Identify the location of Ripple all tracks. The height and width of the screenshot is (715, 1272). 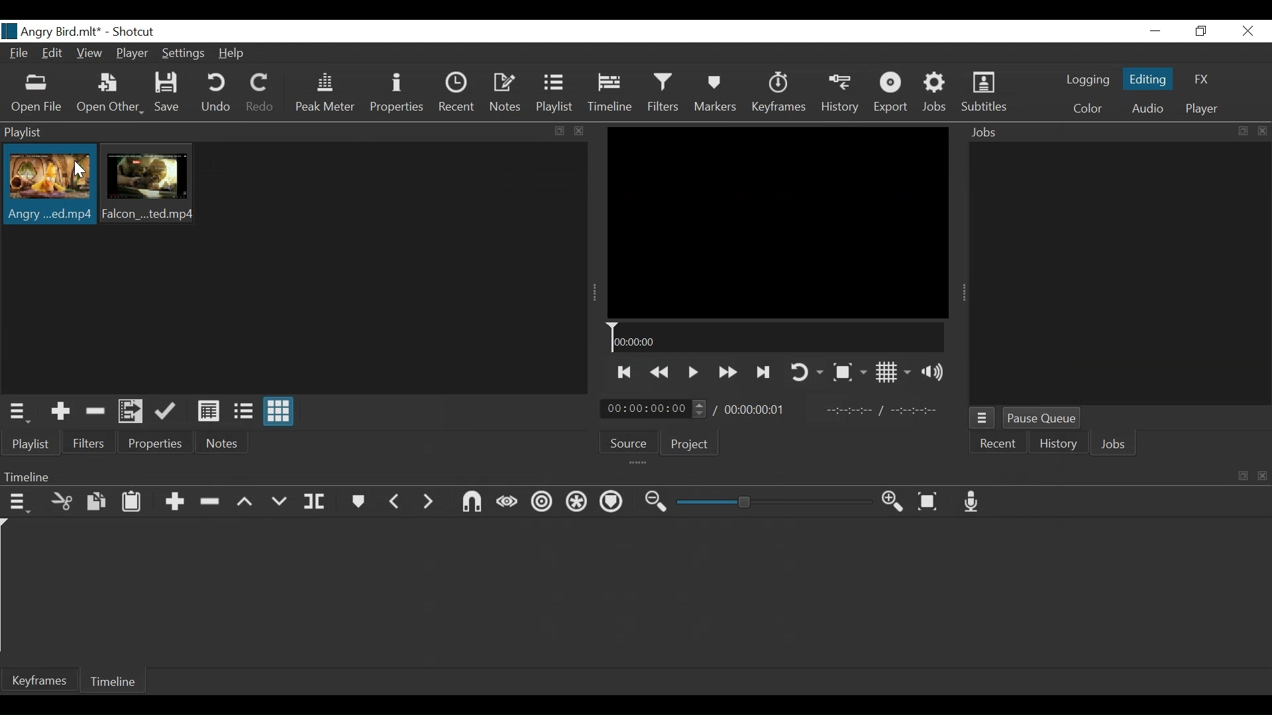
(578, 504).